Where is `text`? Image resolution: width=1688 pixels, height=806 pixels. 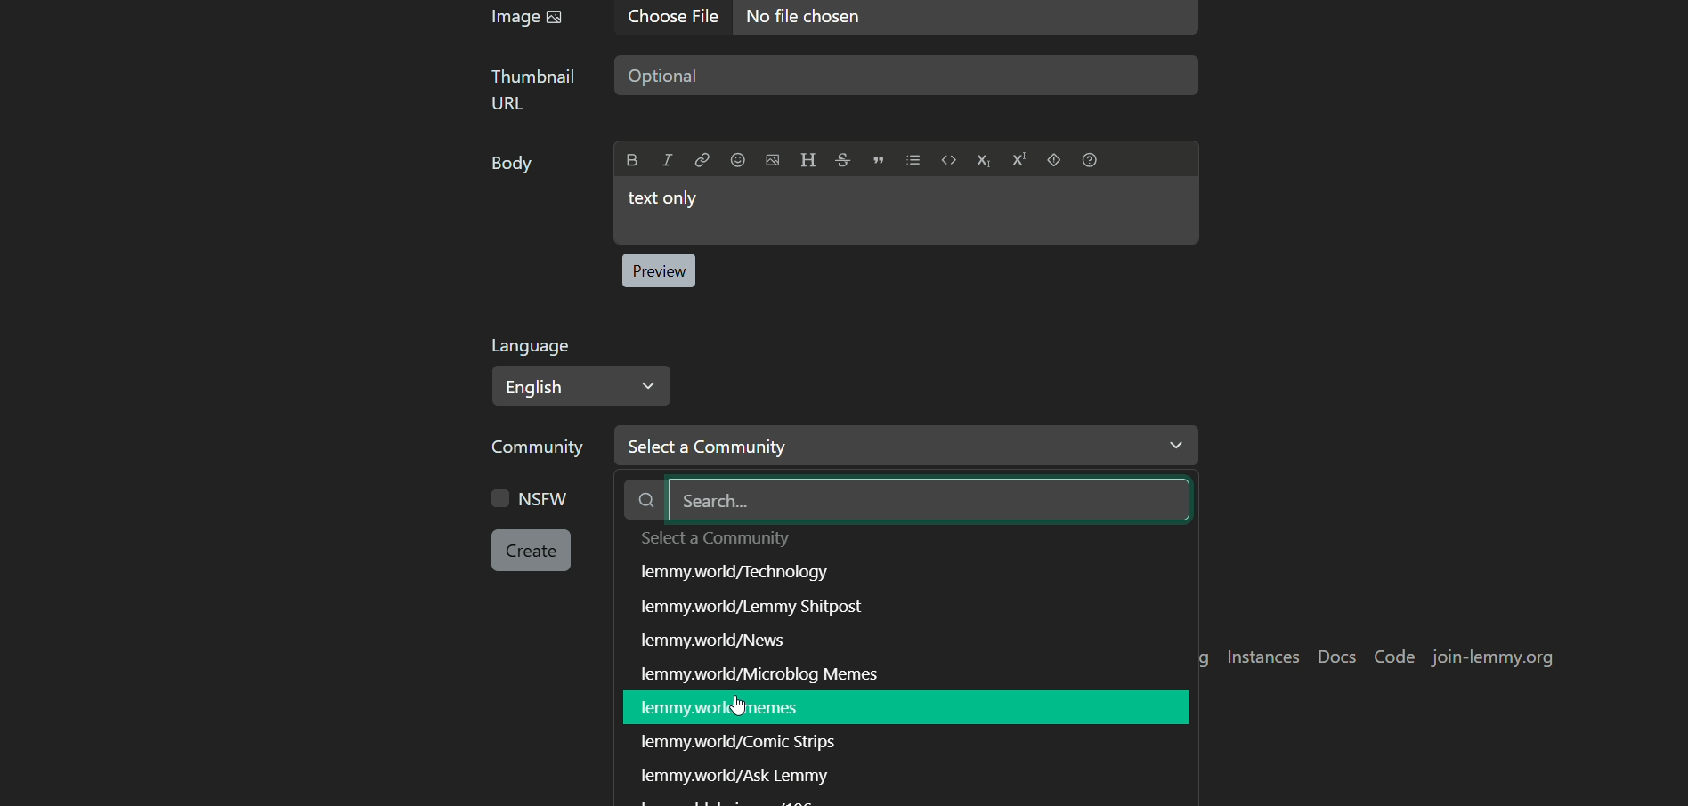
text is located at coordinates (775, 673).